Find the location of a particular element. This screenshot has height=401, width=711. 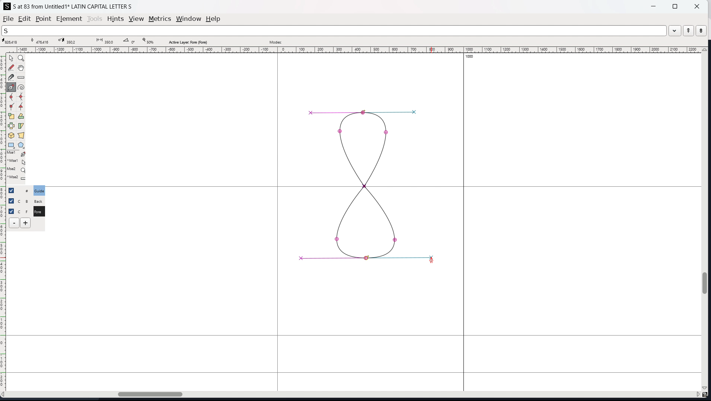

pointer is located at coordinates (12, 58).